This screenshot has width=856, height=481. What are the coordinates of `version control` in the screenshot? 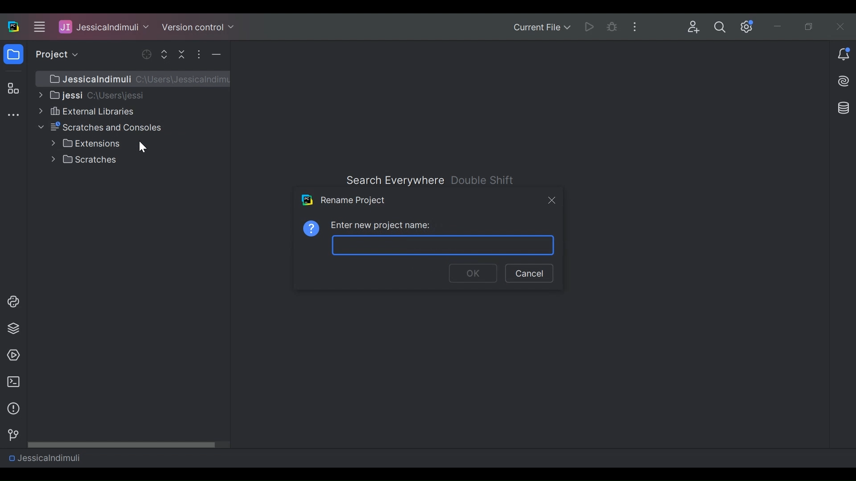 It's located at (11, 435).